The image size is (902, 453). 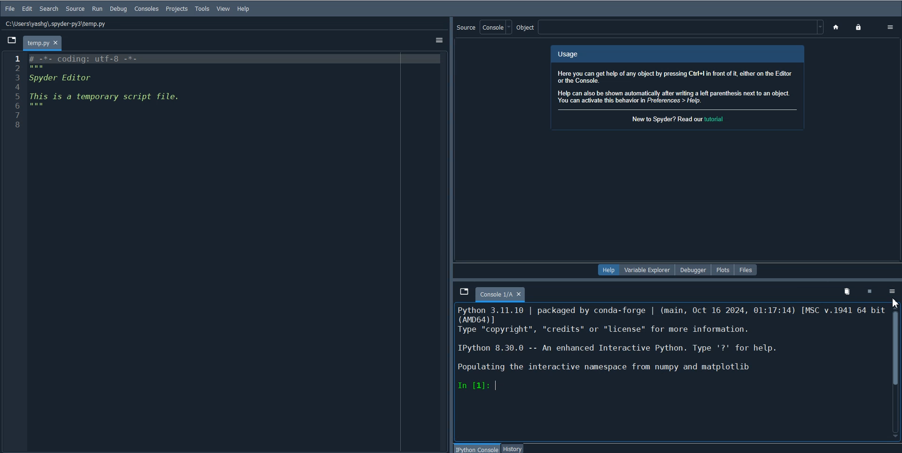 What do you see at coordinates (848, 292) in the screenshot?
I see `Remove variables` at bounding box center [848, 292].